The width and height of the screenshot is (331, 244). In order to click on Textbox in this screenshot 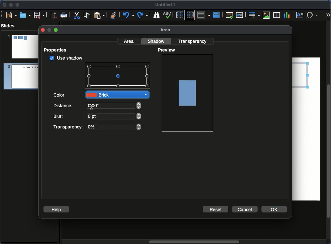, I will do `click(300, 15)`.